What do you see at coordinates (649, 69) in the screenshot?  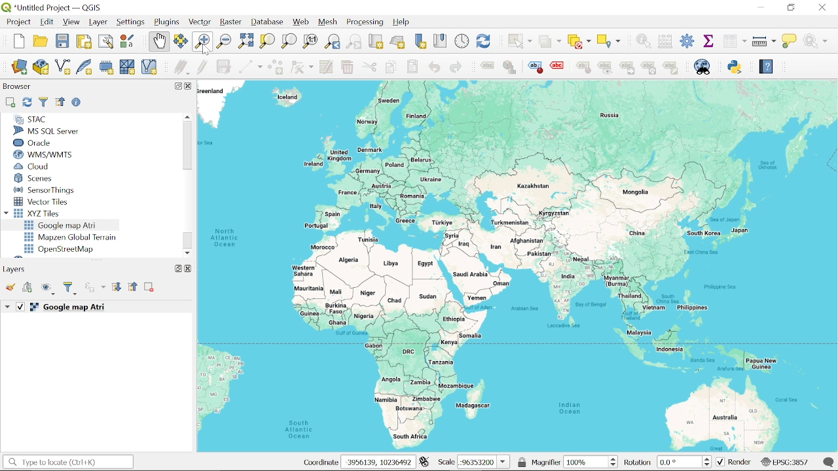 I see `Rotate a label` at bounding box center [649, 69].